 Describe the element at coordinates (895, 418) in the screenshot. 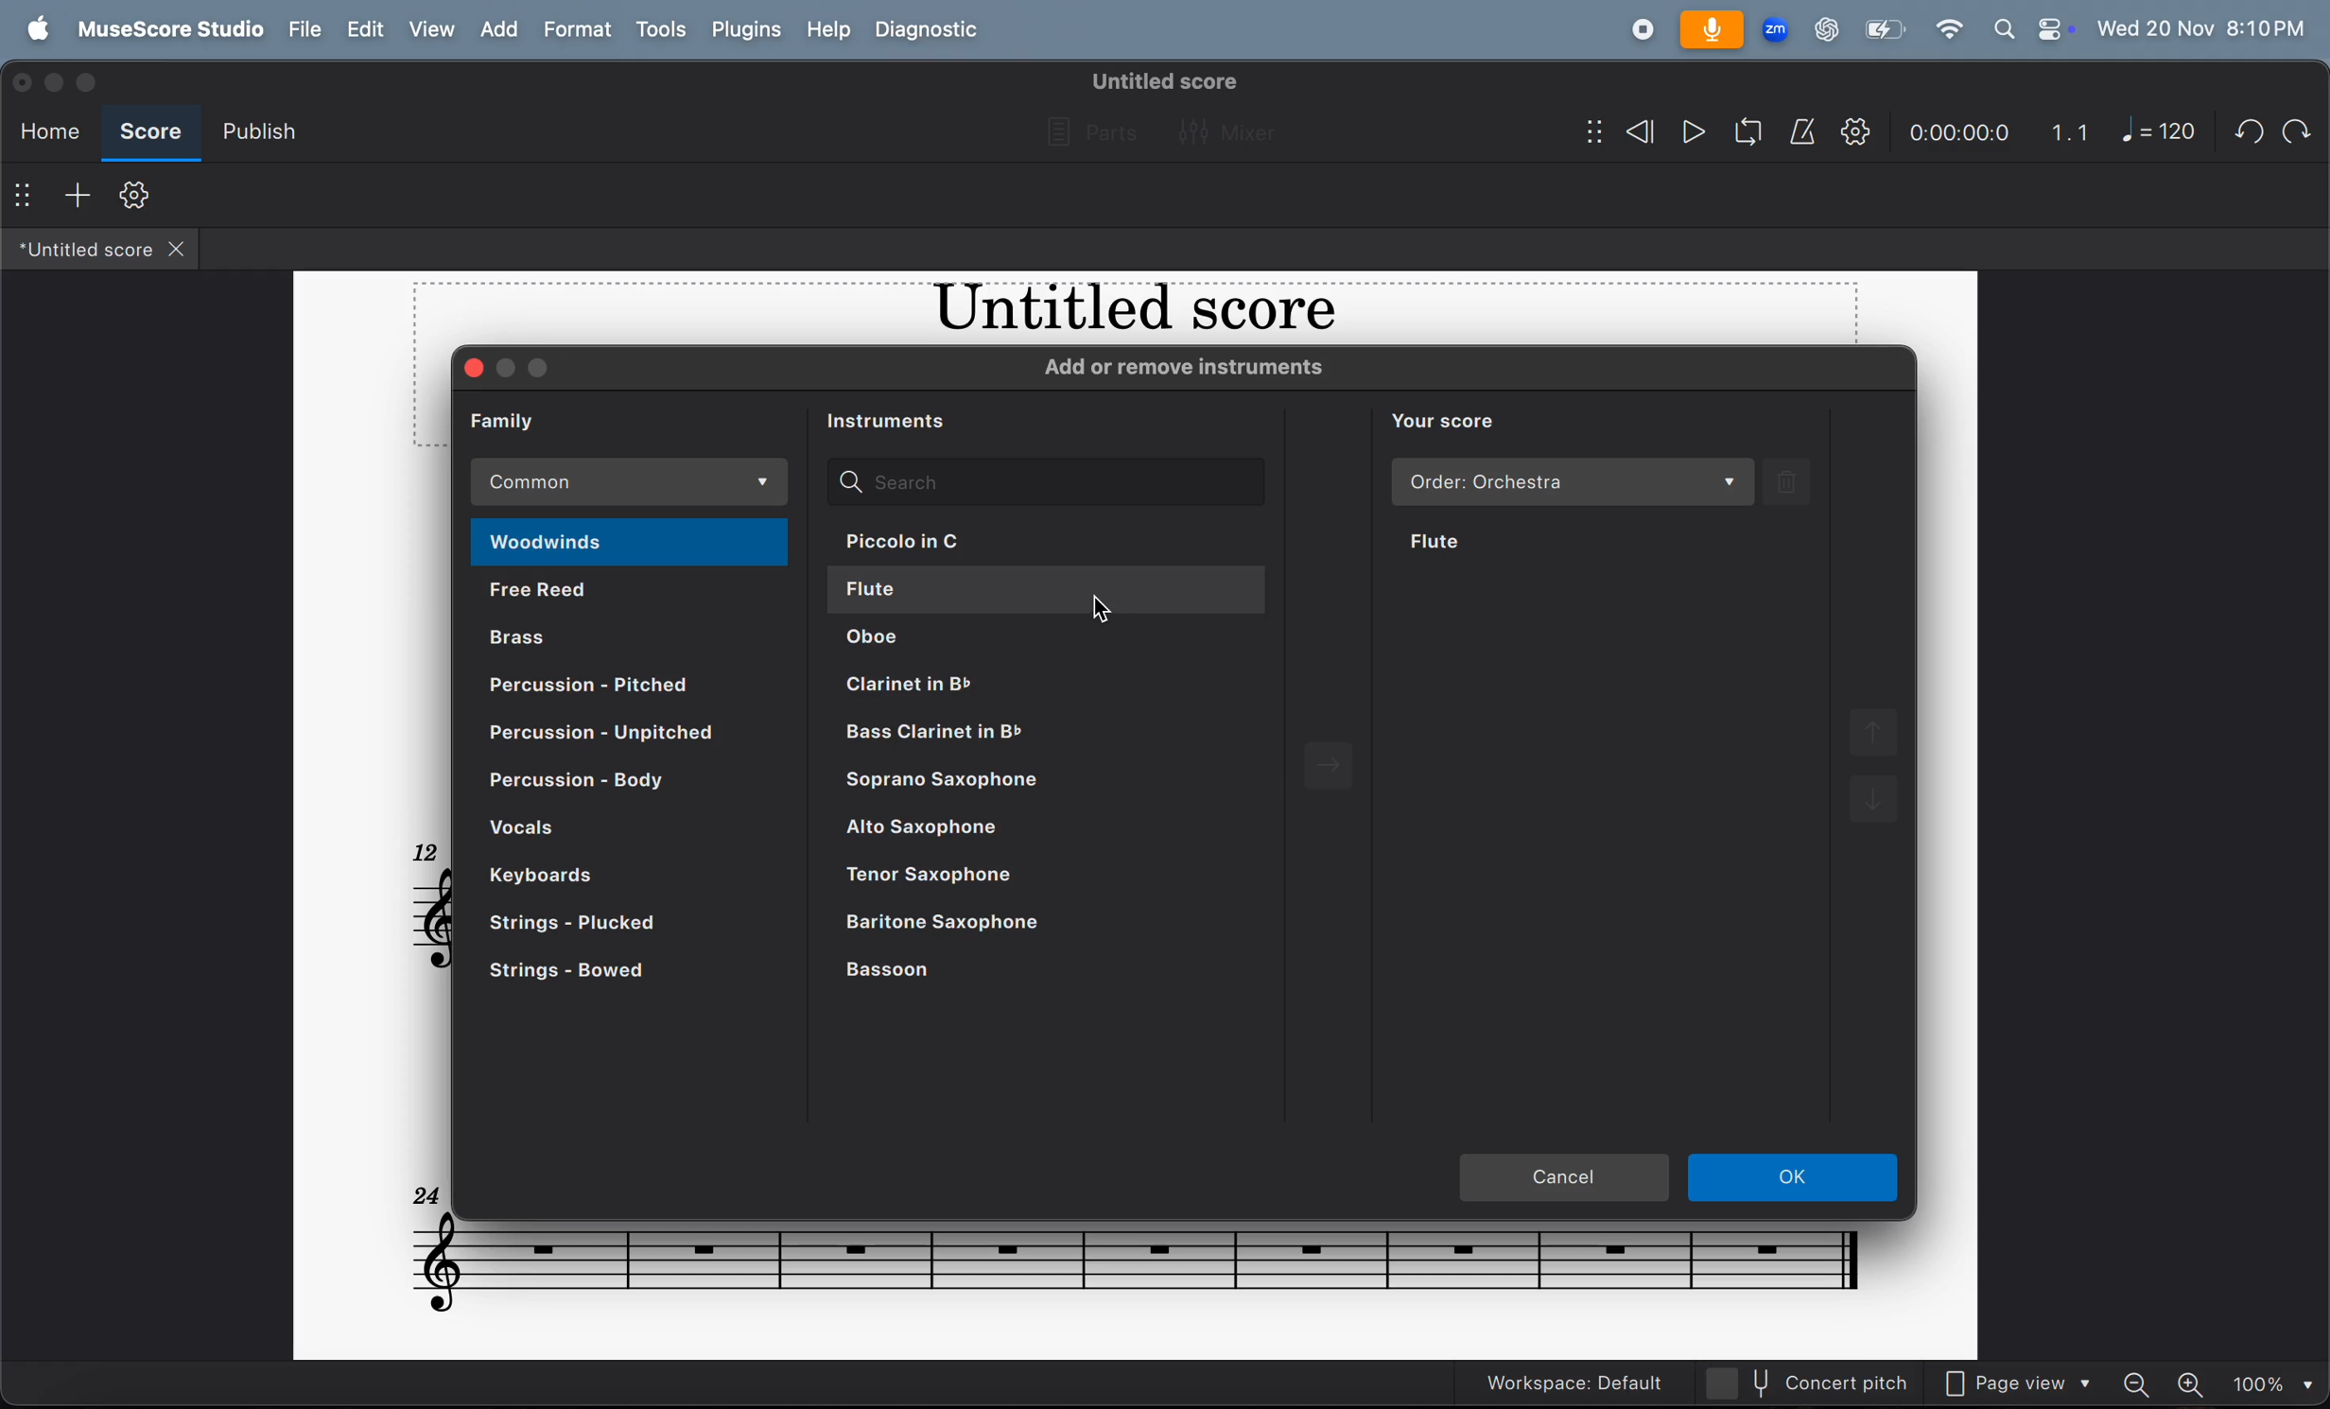

I see `instruments` at that location.